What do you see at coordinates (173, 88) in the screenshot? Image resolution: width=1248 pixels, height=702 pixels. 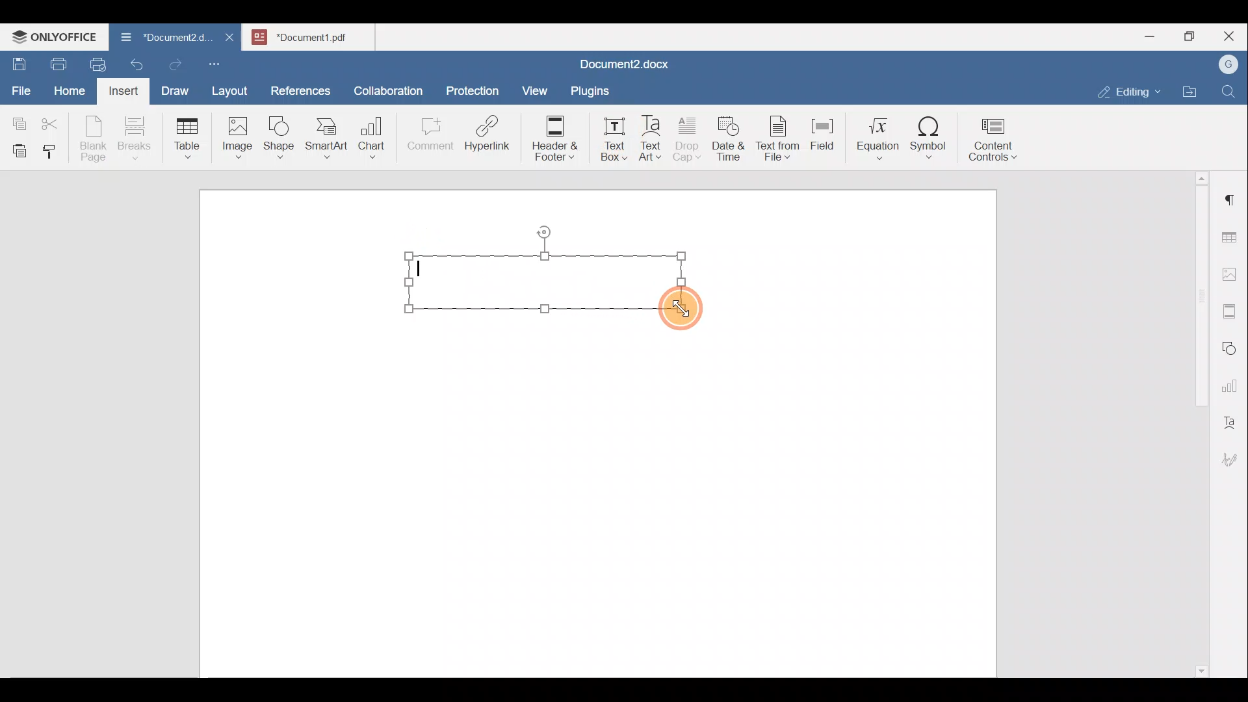 I see `Draw` at bounding box center [173, 88].